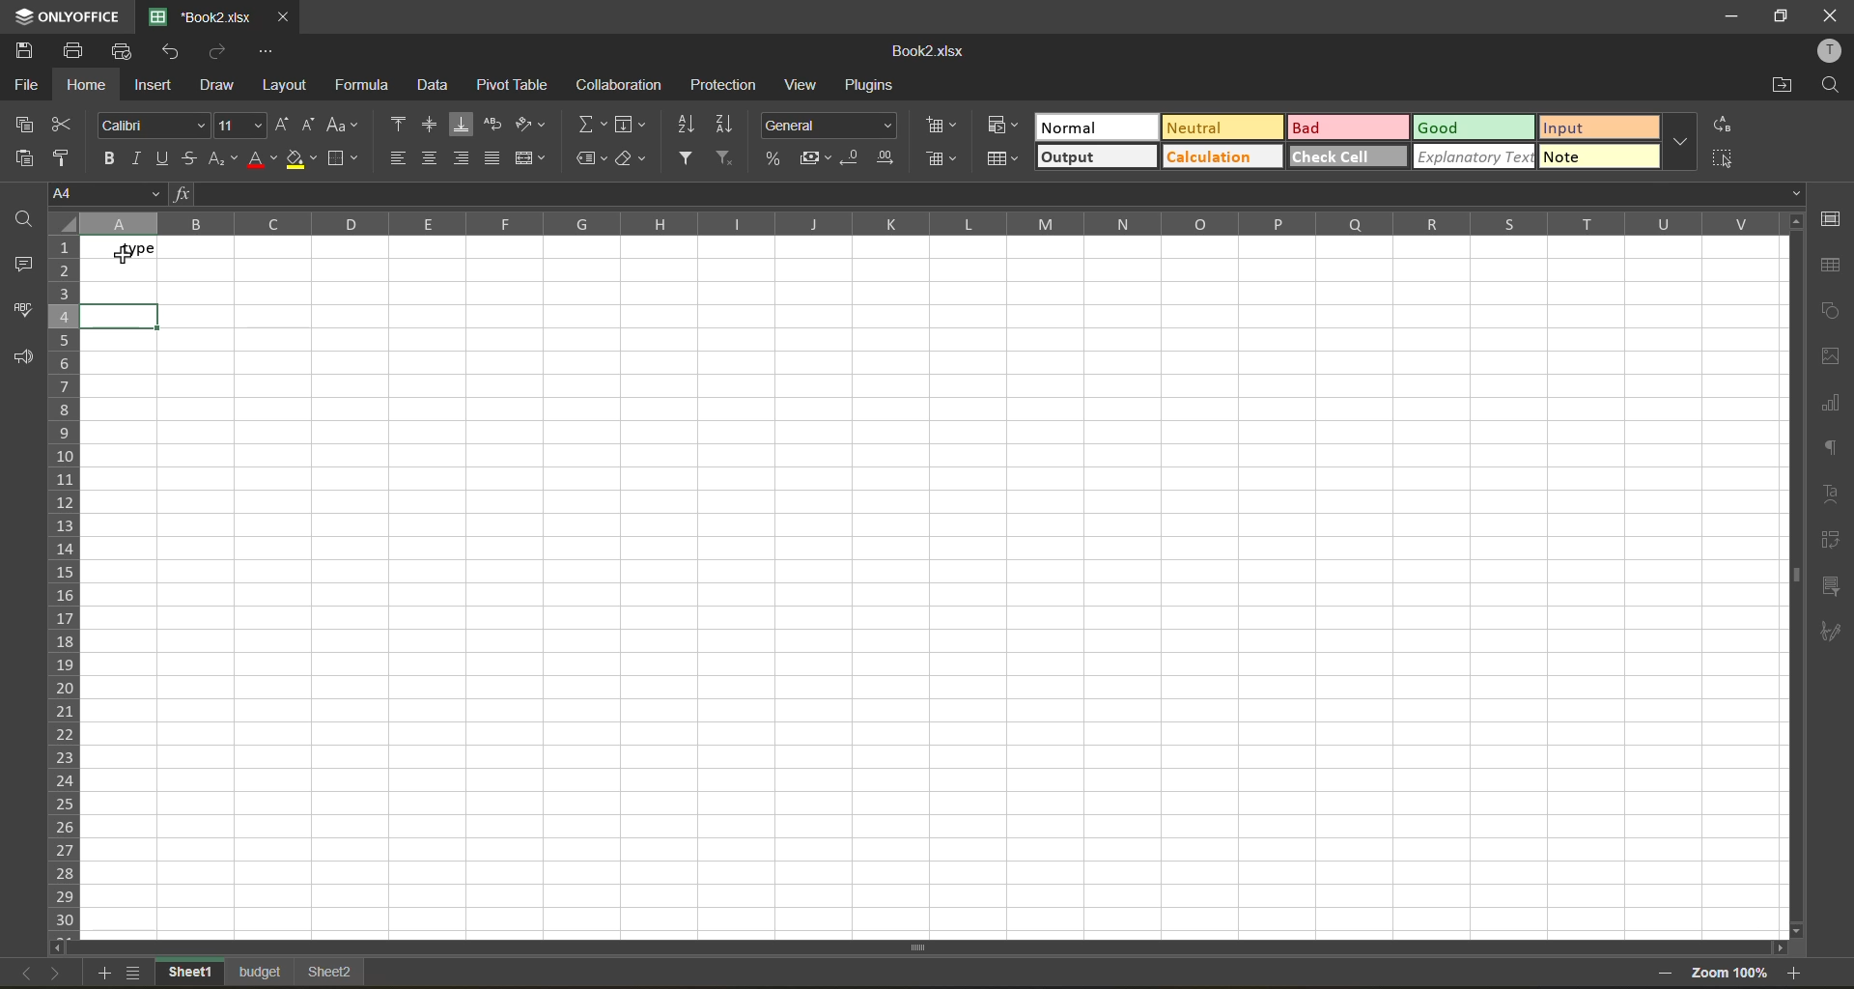 This screenshot has height=989, width=1854. What do you see at coordinates (284, 124) in the screenshot?
I see `increment size` at bounding box center [284, 124].